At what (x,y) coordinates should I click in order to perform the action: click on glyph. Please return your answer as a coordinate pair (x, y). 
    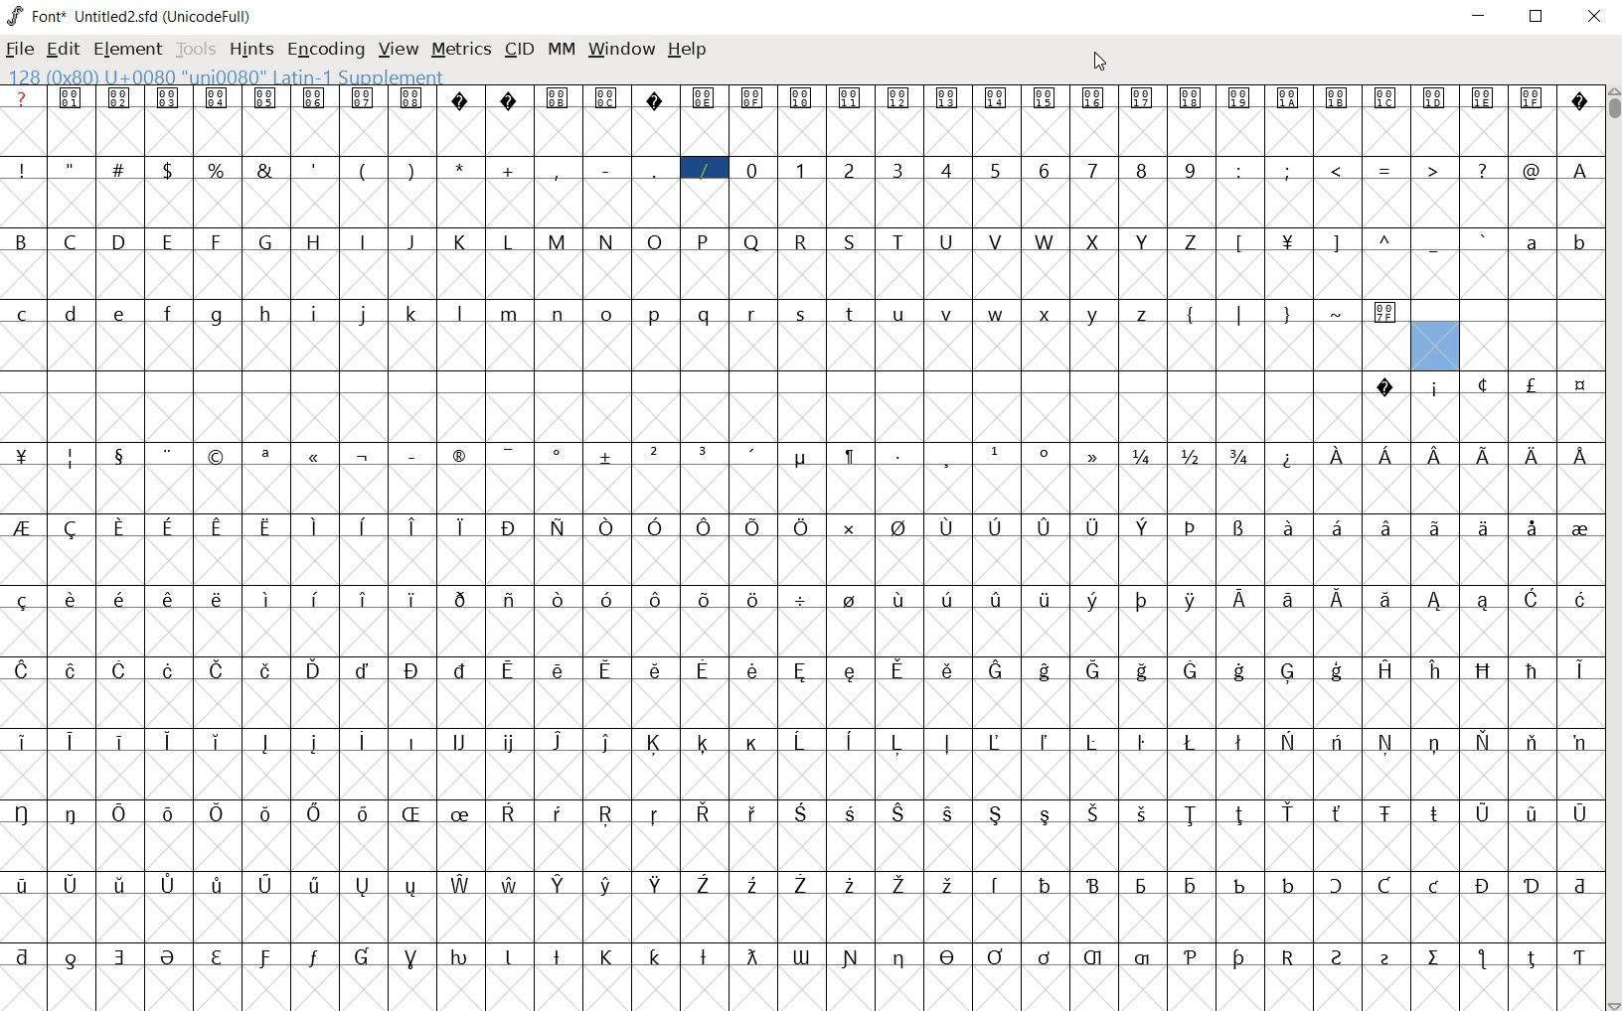
    Looking at the image, I should click on (850, 599).